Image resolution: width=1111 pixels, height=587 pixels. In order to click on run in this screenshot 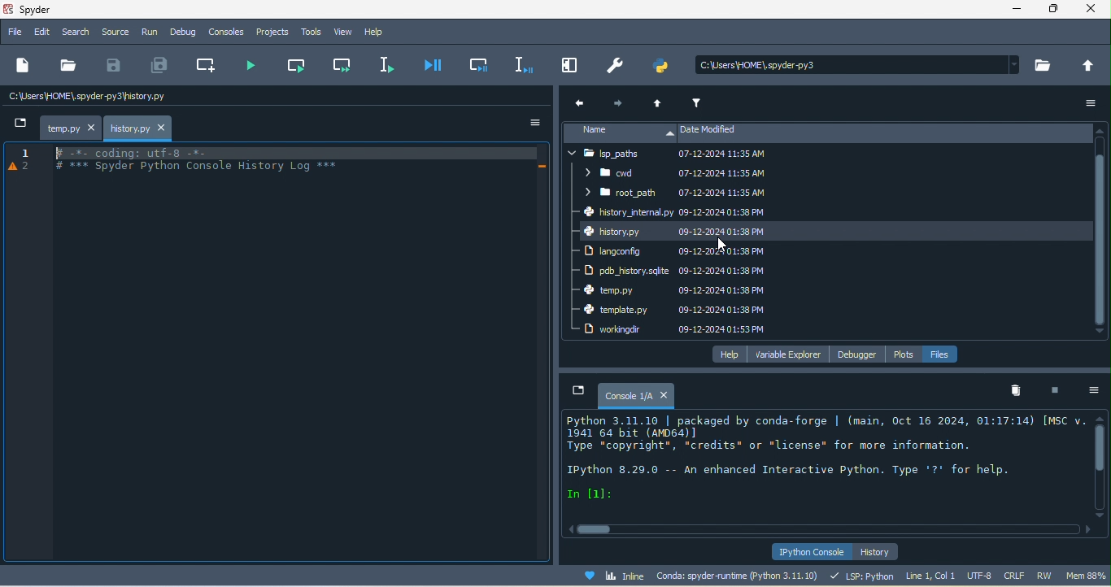, I will do `click(147, 31)`.